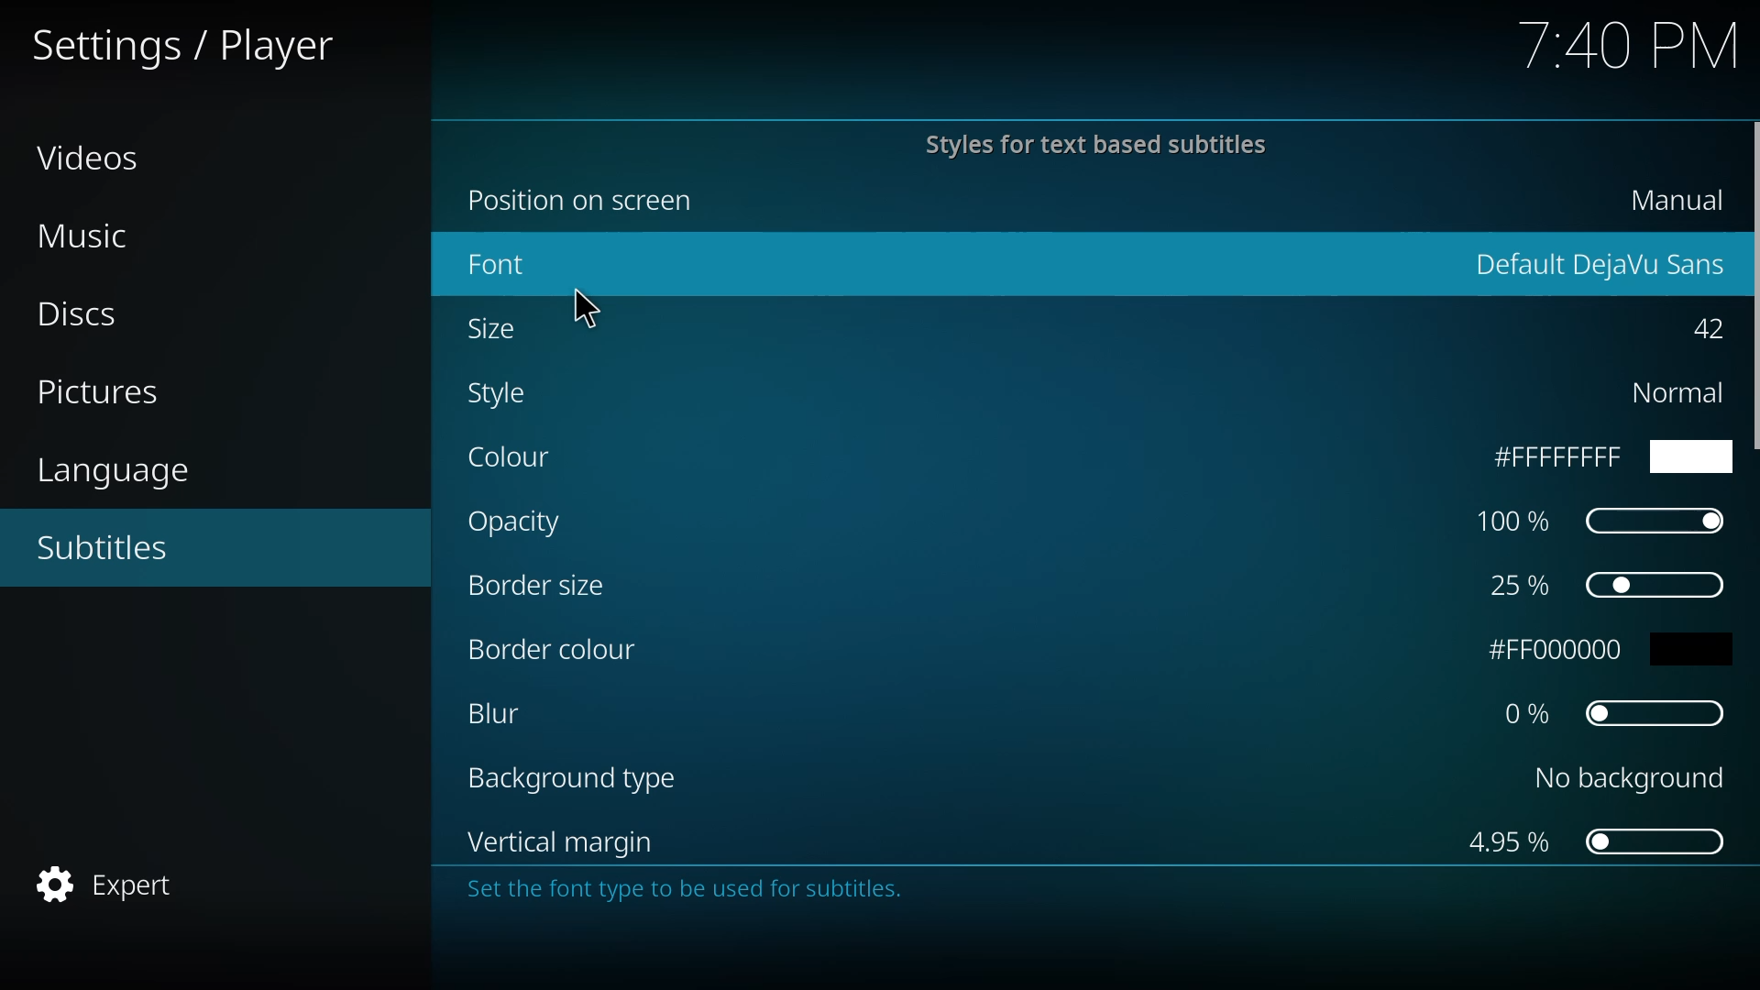 This screenshot has width=1760, height=990. I want to click on 100, so click(1598, 519).